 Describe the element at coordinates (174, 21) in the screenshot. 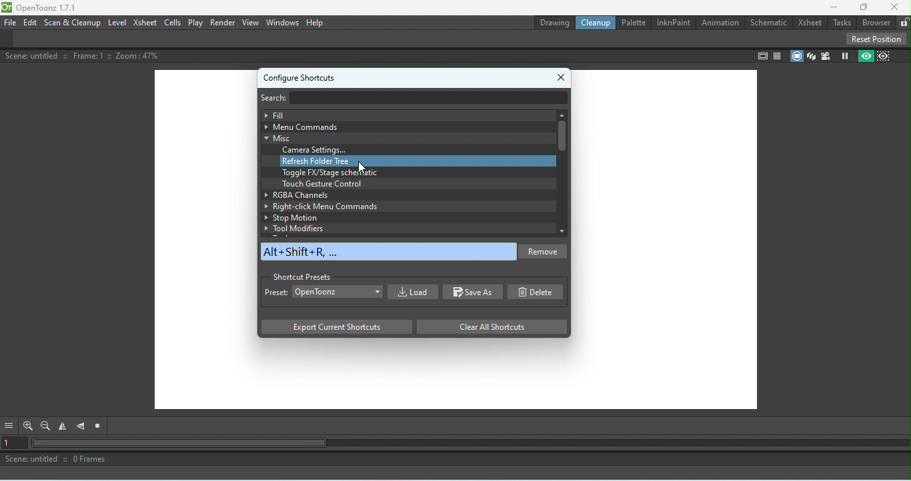

I see `Cells` at that location.